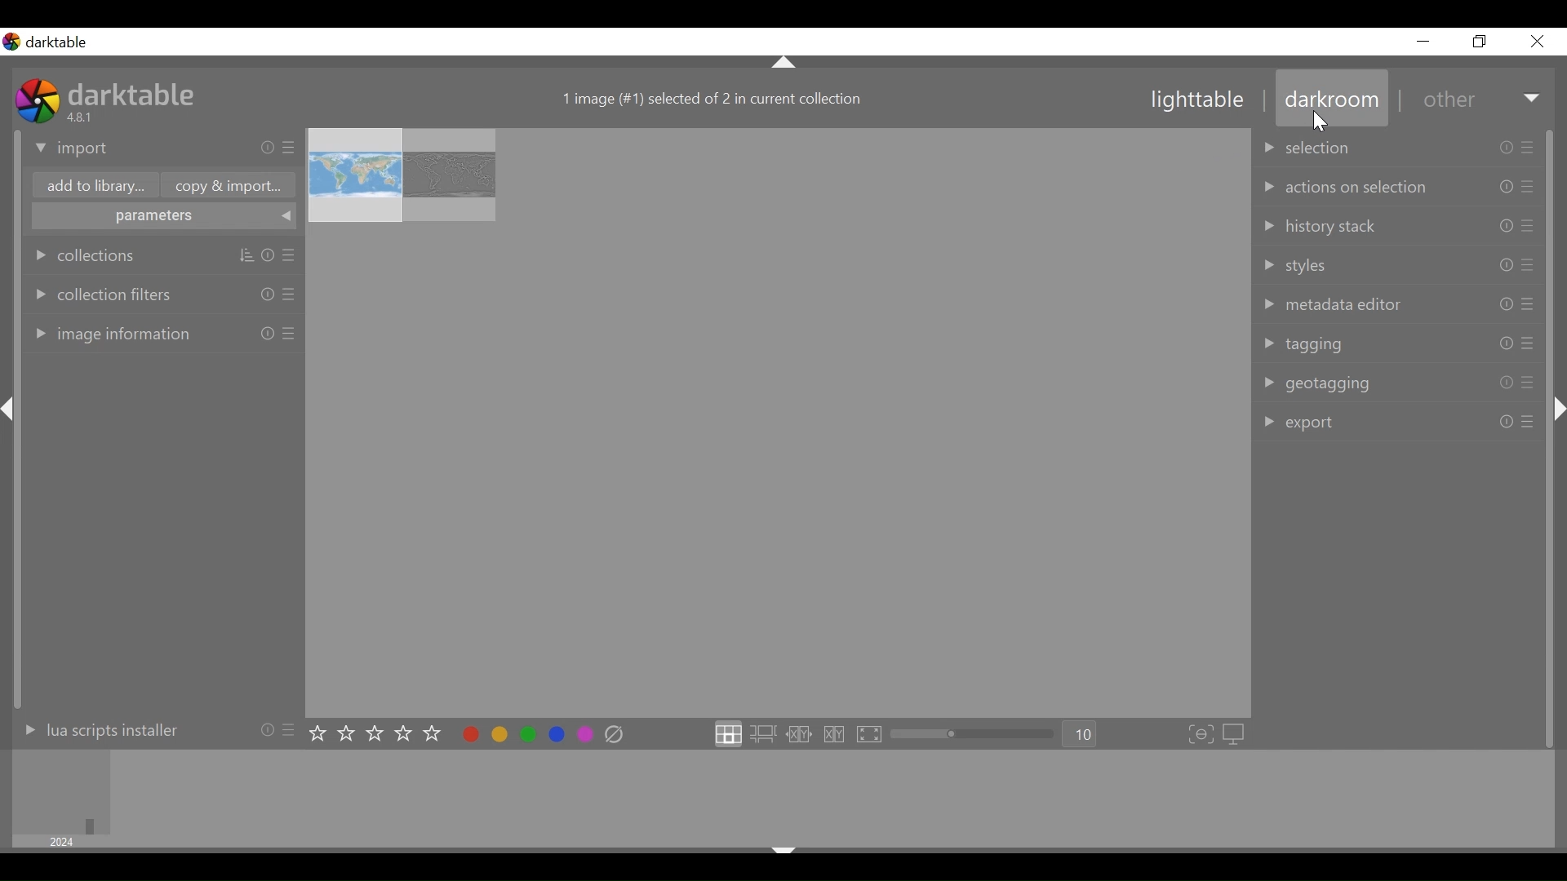 This screenshot has width=1567, height=881. What do you see at coordinates (1235, 736) in the screenshot?
I see `Set display profile` at bounding box center [1235, 736].